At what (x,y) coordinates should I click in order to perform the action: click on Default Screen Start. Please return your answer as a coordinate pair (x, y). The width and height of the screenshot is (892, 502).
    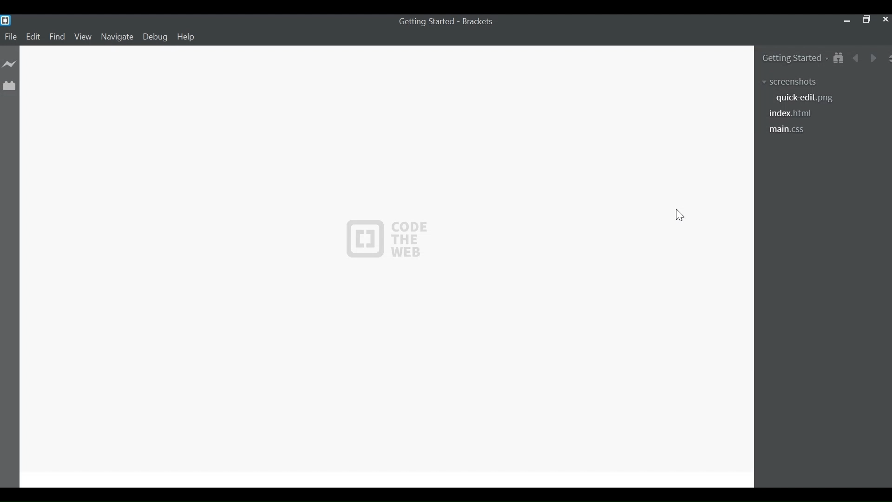
    Looking at the image, I should click on (386, 265).